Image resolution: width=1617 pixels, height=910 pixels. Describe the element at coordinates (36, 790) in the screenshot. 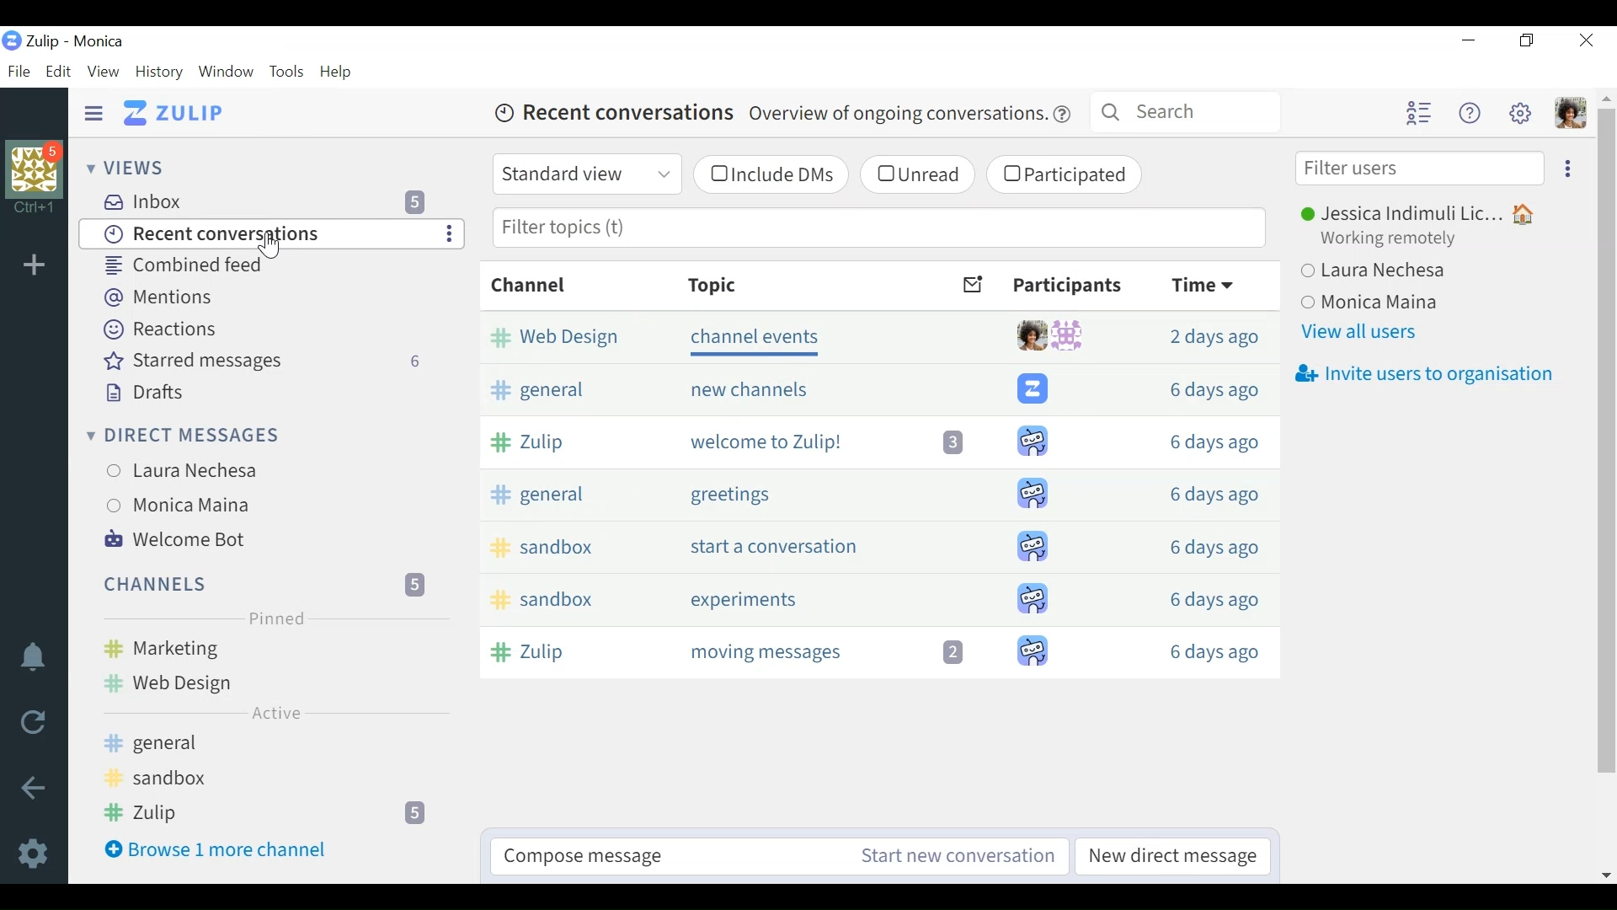

I see `Back` at that location.